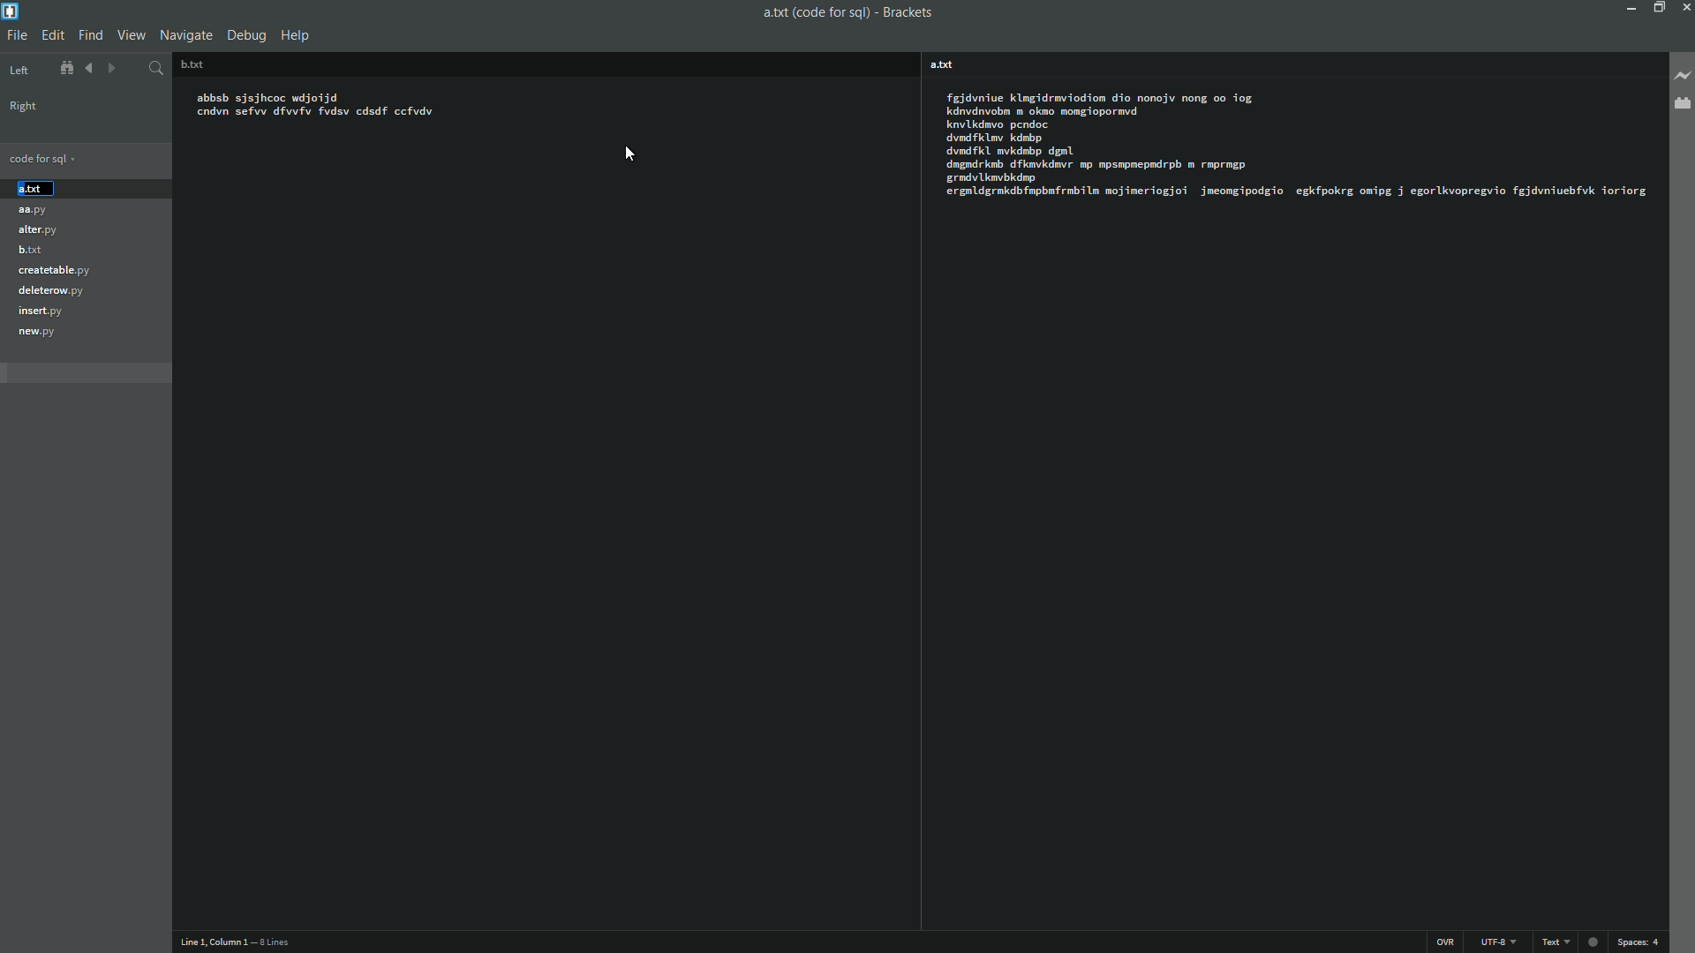 This screenshot has width=1695, height=953. Describe the element at coordinates (38, 332) in the screenshot. I see `new.py` at that location.